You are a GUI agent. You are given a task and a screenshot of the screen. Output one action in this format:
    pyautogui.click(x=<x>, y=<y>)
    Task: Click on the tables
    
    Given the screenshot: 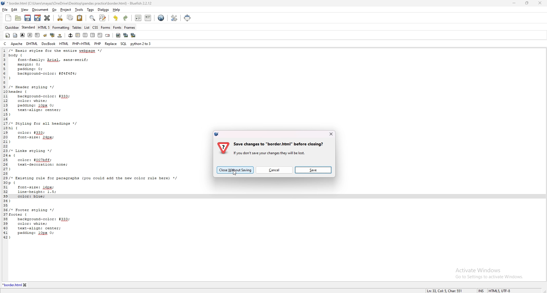 What is the action you would take?
    pyautogui.click(x=77, y=28)
    